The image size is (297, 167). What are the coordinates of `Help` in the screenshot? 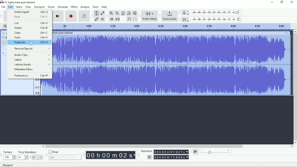 It's located at (105, 7).